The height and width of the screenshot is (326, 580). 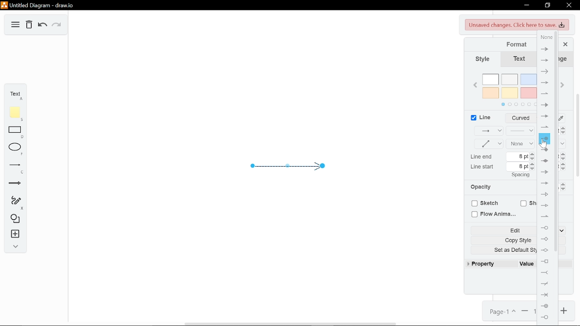 I want to click on Waypoints, so click(x=485, y=144).